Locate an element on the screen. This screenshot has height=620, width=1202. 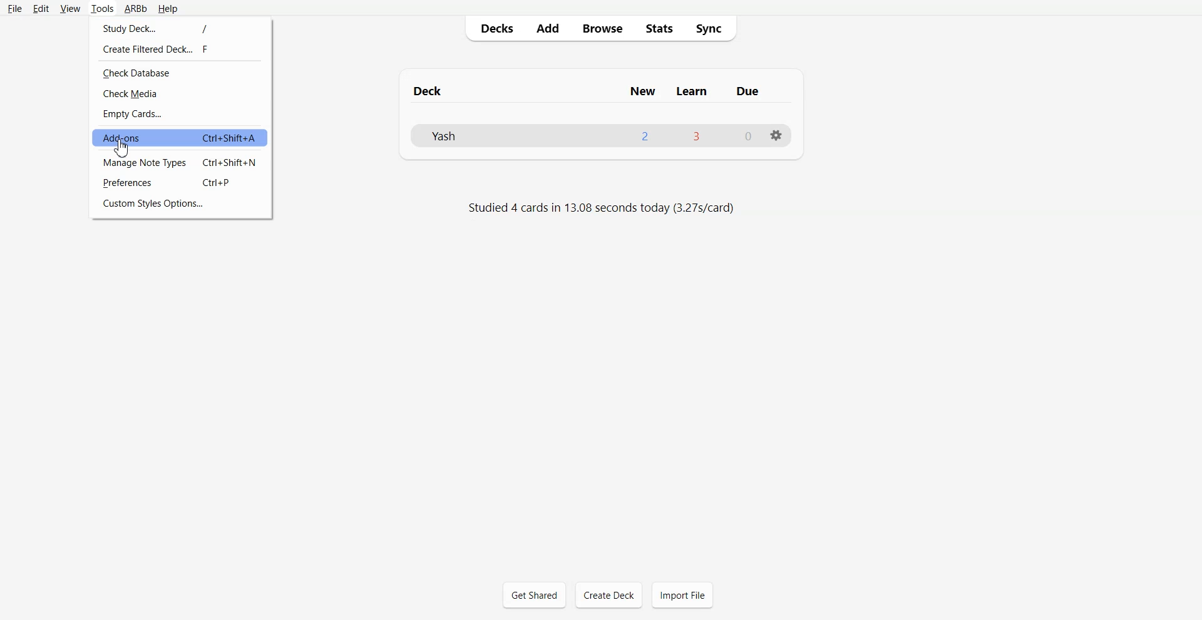
Edit is located at coordinates (41, 8).